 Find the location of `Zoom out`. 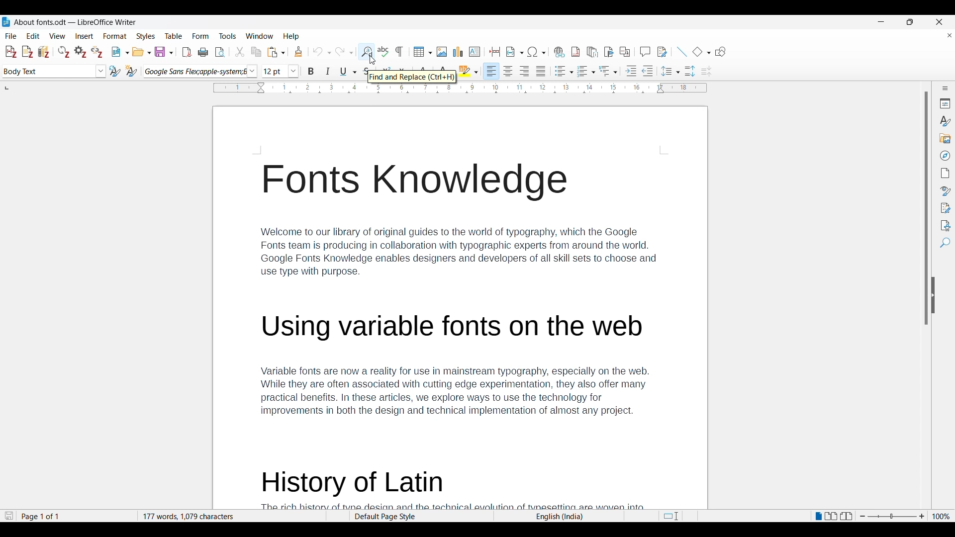

Zoom out is located at coordinates (862, 516).